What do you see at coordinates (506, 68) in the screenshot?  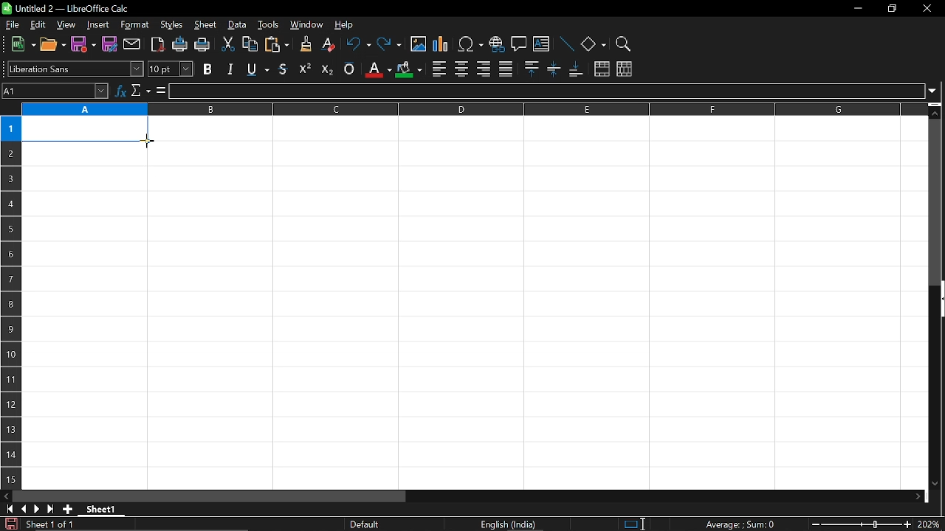 I see `justified` at bounding box center [506, 68].